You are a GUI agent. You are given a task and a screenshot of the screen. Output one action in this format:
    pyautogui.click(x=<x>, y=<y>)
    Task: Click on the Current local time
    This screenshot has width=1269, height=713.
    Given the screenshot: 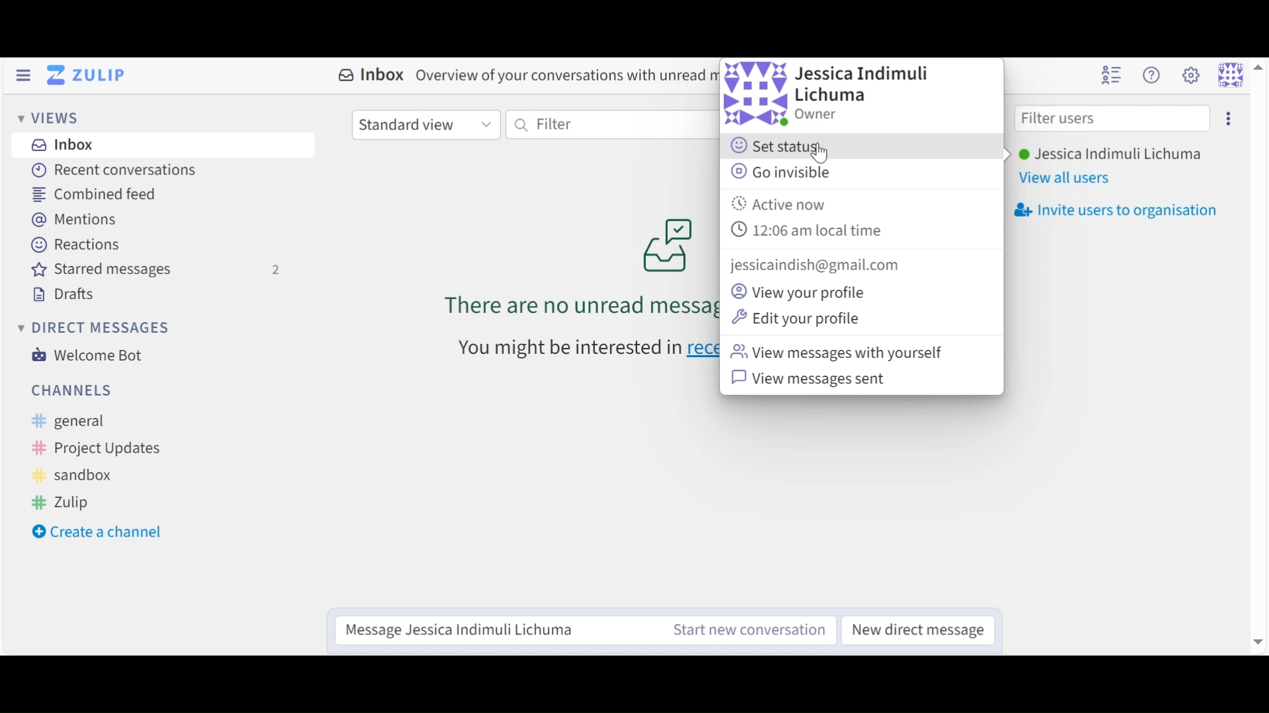 What is the action you would take?
    pyautogui.click(x=810, y=230)
    